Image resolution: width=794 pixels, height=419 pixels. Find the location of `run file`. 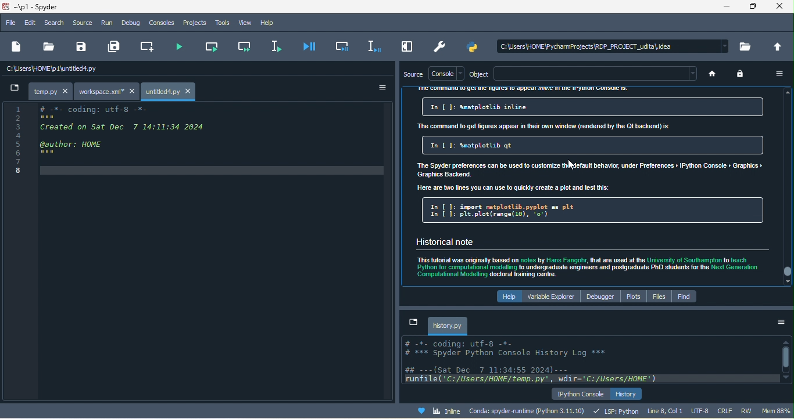

run file is located at coordinates (179, 48).